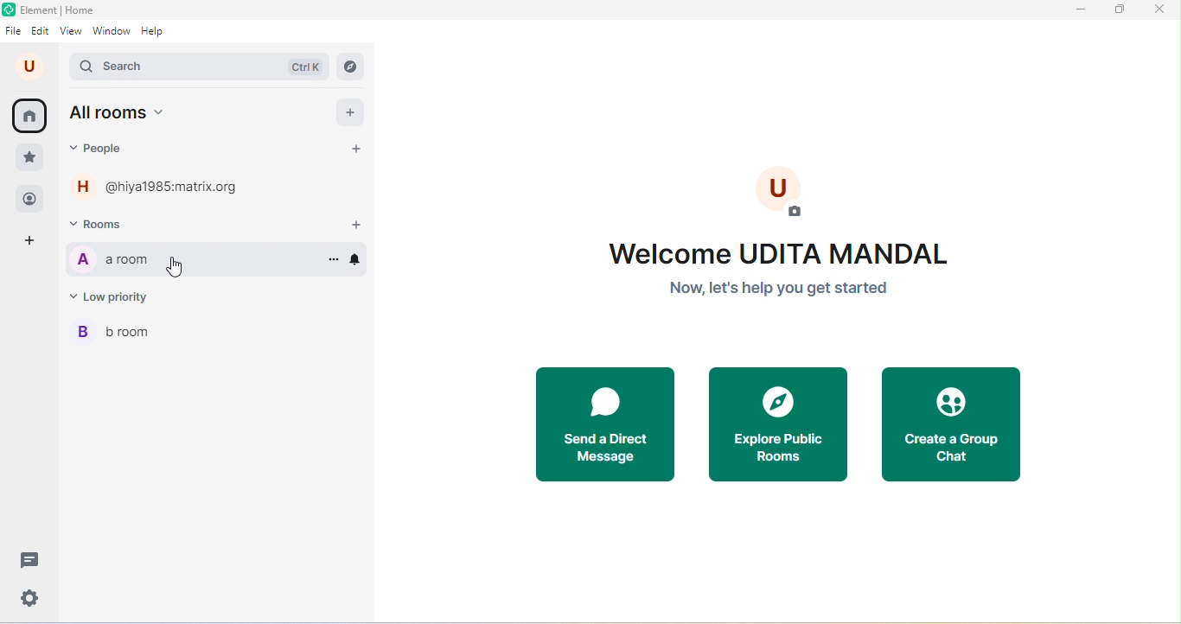 This screenshot has height=624, width=1181. Describe the element at coordinates (118, 330) in the screenshot. I see `b room` at that location.